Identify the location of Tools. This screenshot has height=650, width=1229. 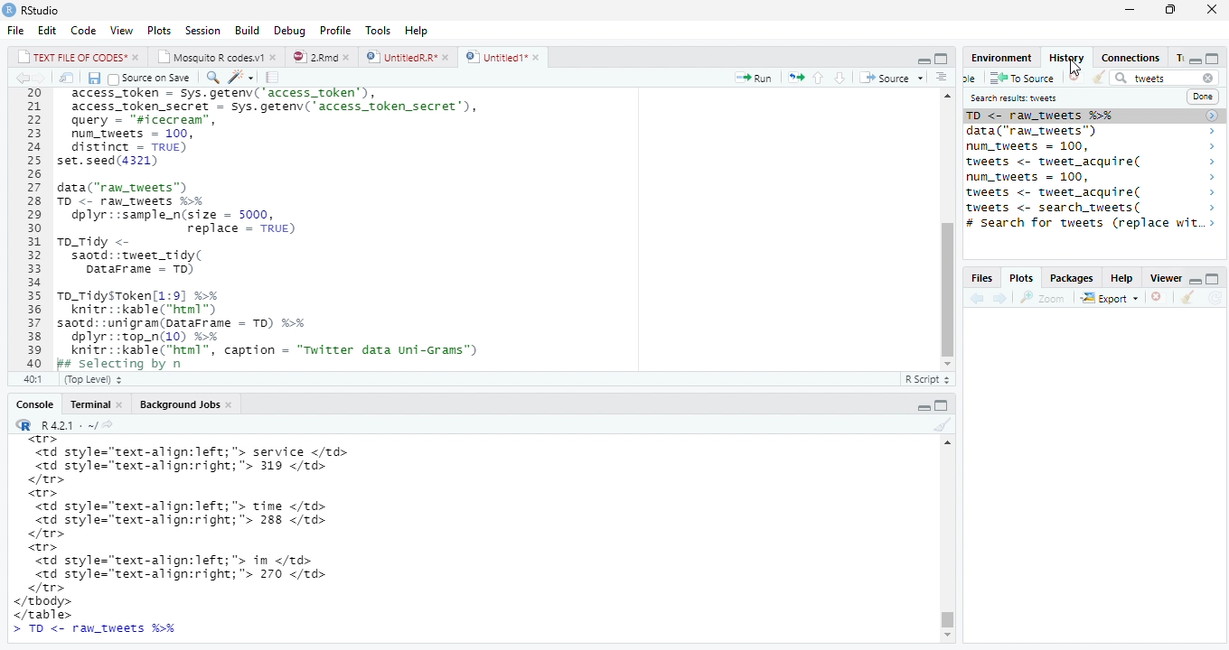
(376, 29).